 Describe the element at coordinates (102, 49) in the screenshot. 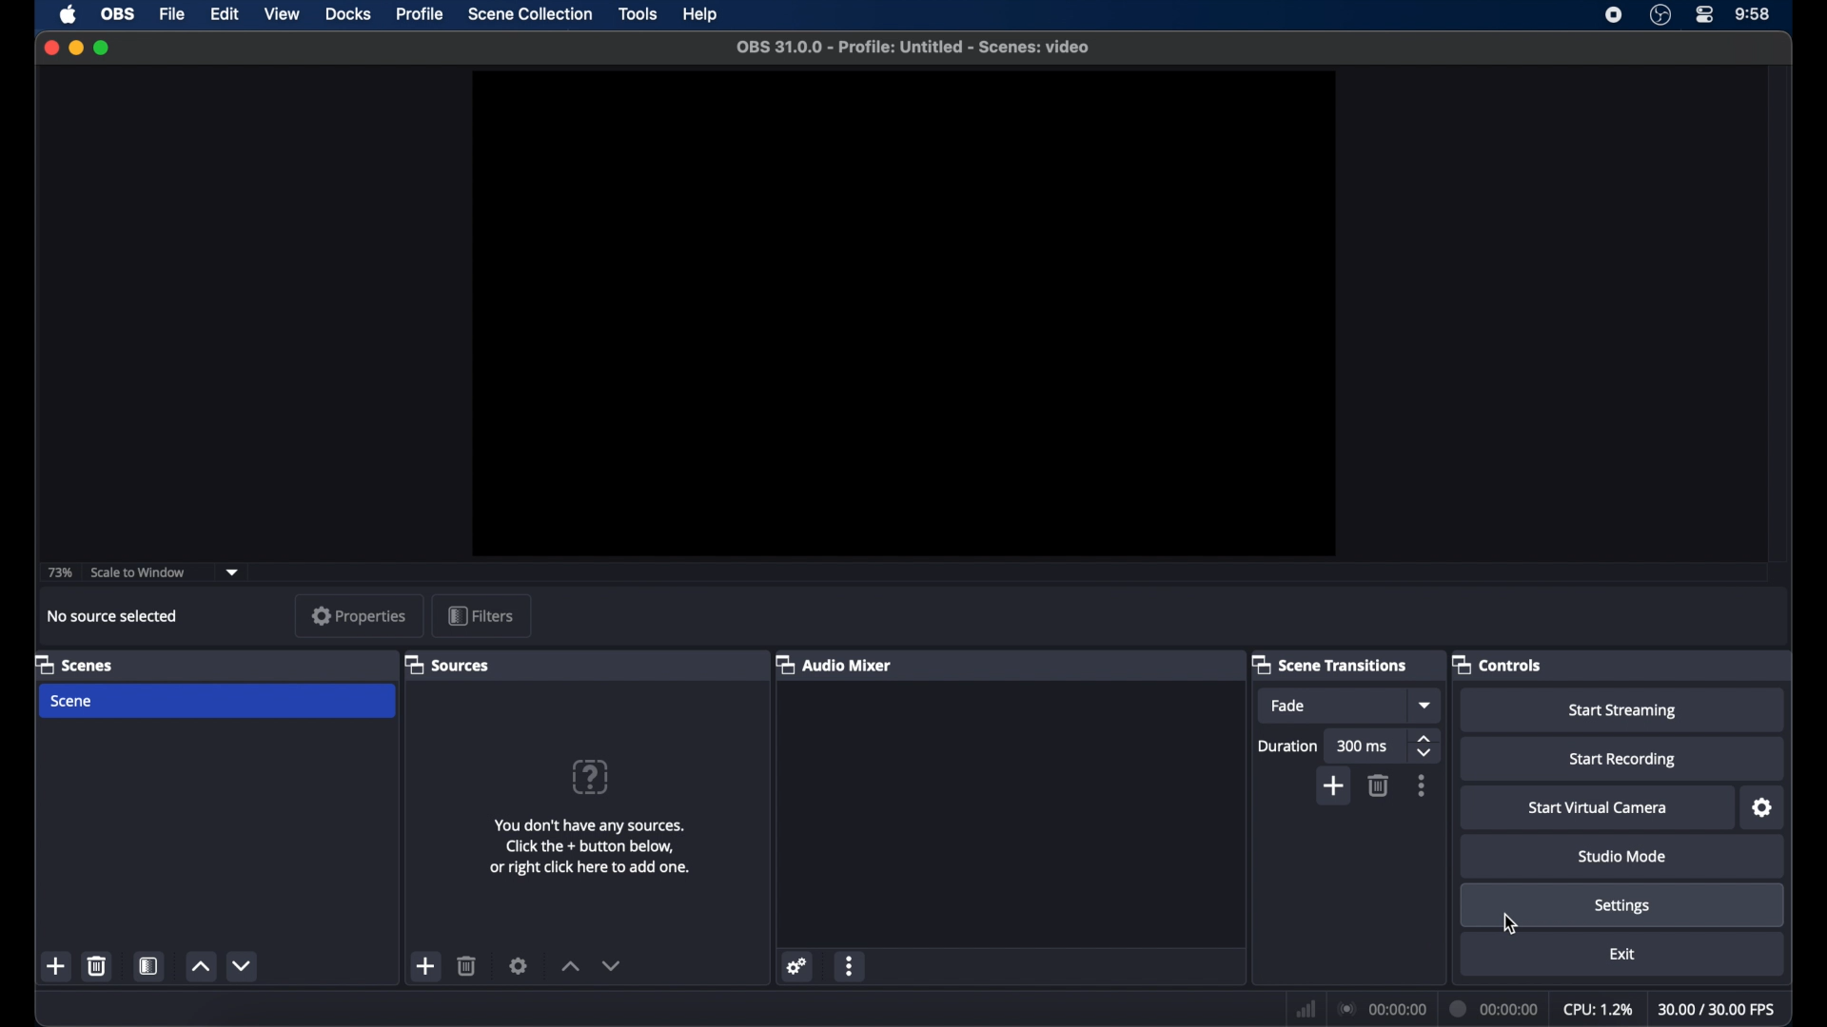

I see `maximize` at that location.